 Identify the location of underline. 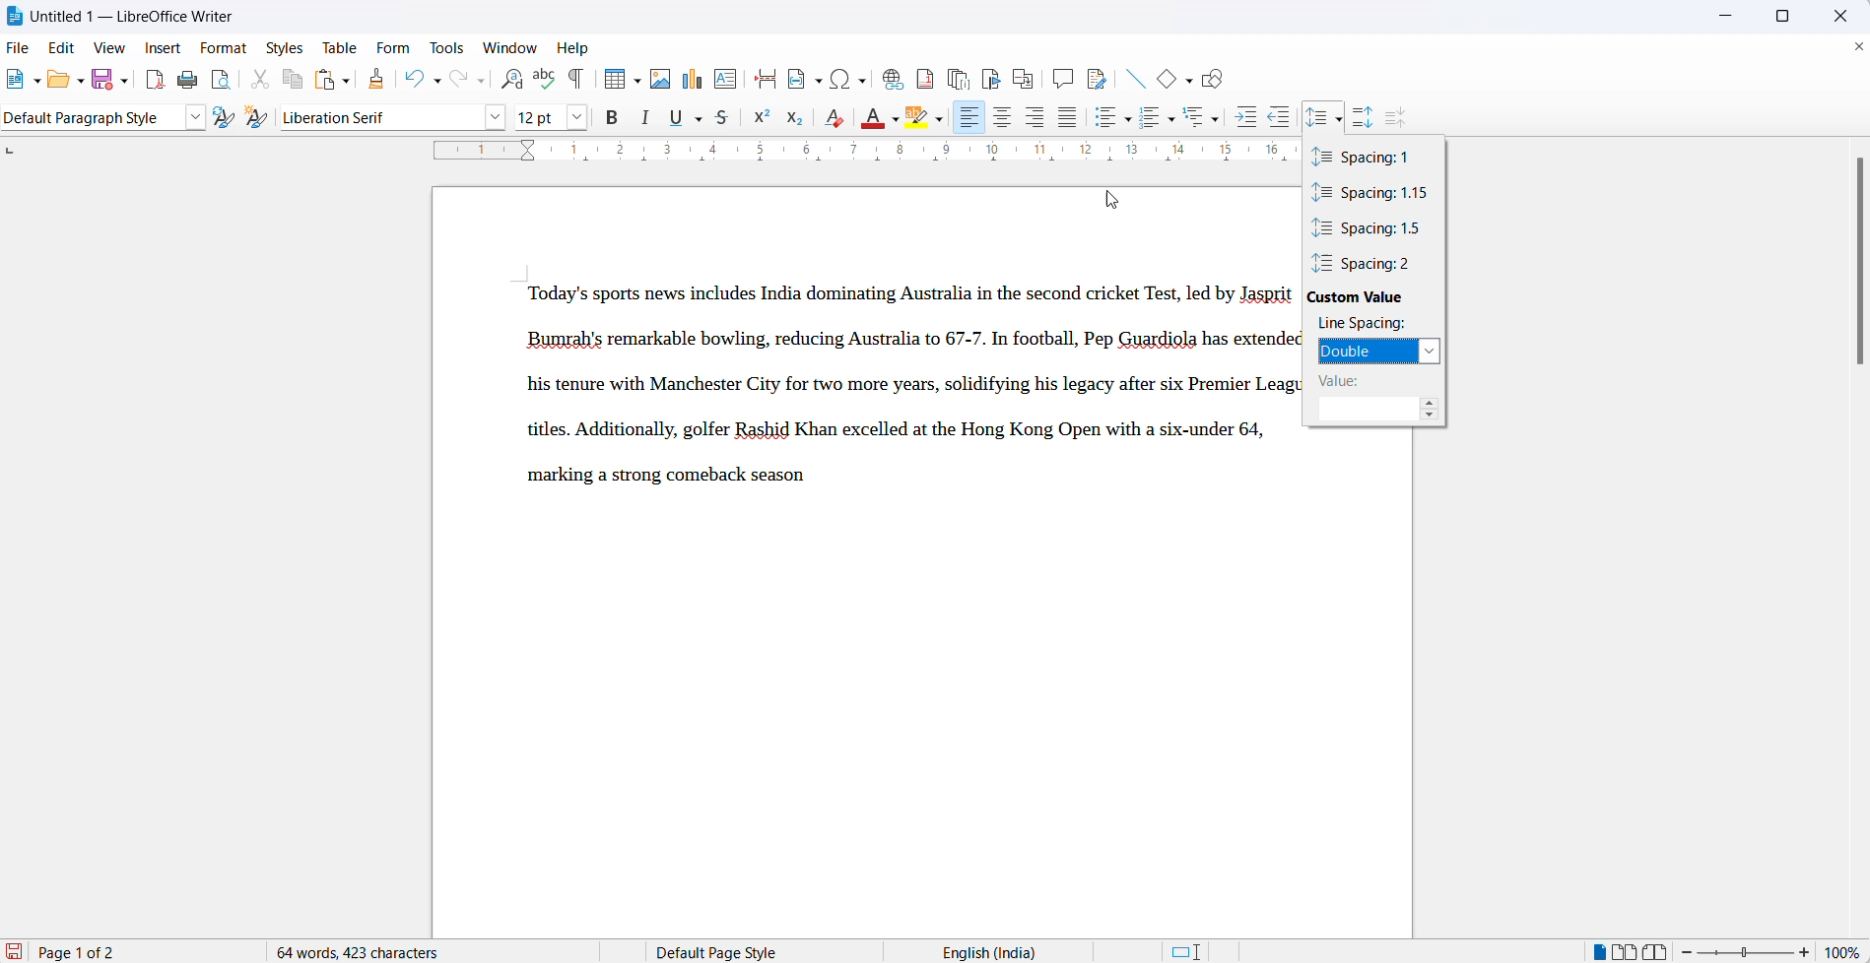
(679, 118).